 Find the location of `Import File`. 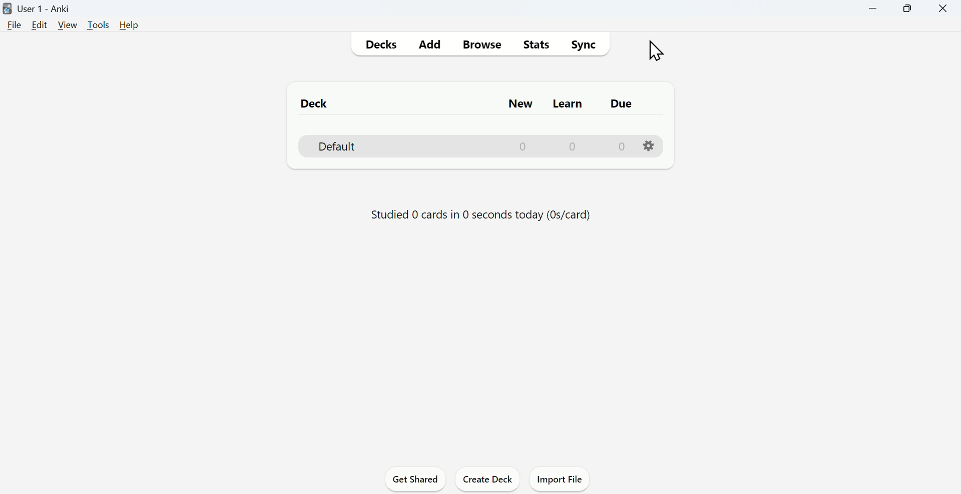

Import File is located at coordinates (566, 481).